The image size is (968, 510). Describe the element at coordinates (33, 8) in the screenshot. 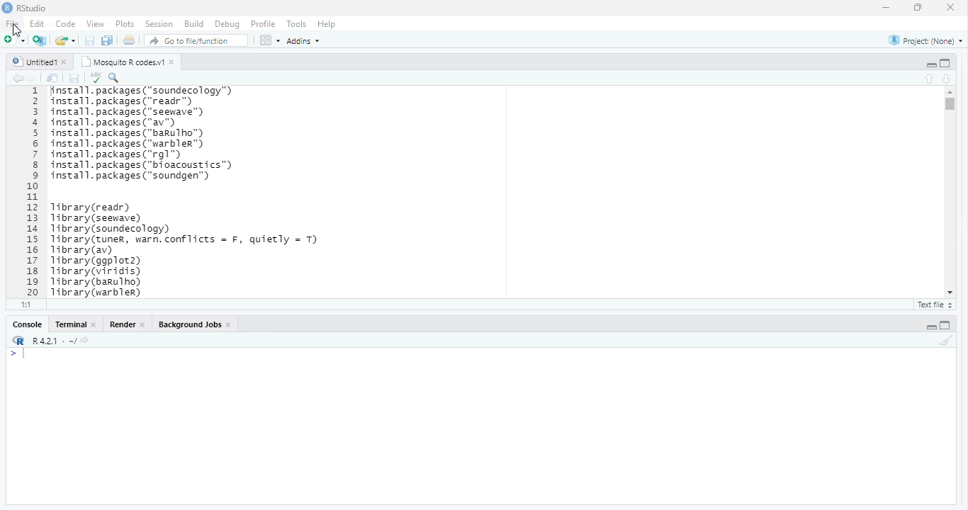

I see `RStudio` at that location.